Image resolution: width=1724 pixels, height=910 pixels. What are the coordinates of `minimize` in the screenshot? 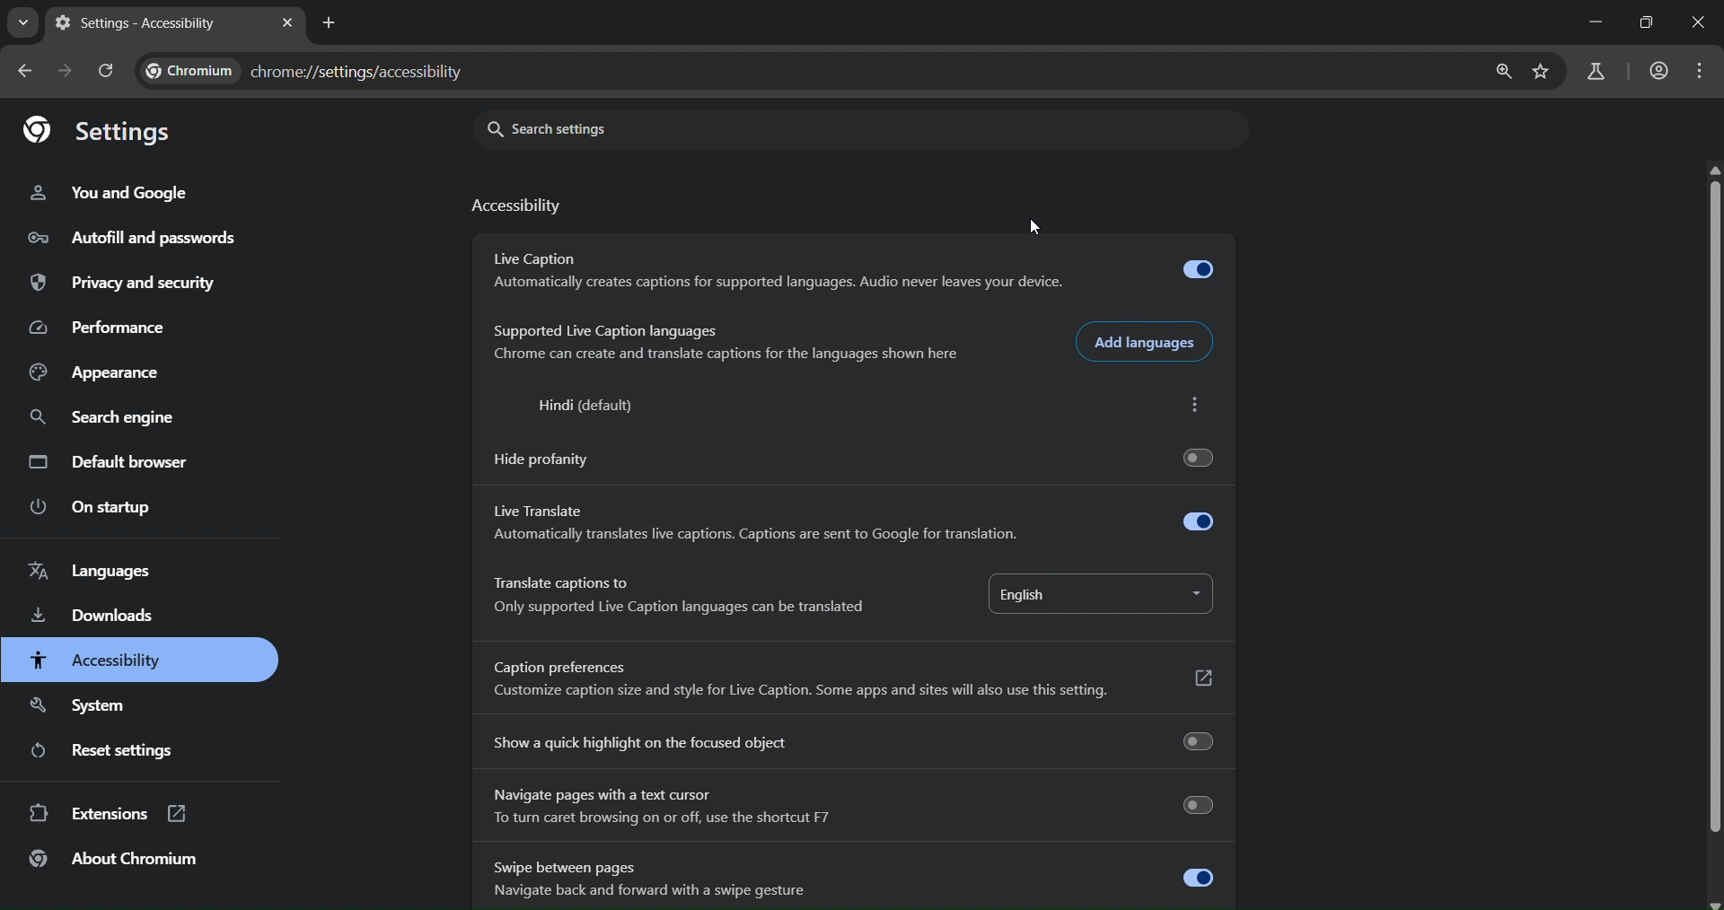 It's located at (1591, 22).